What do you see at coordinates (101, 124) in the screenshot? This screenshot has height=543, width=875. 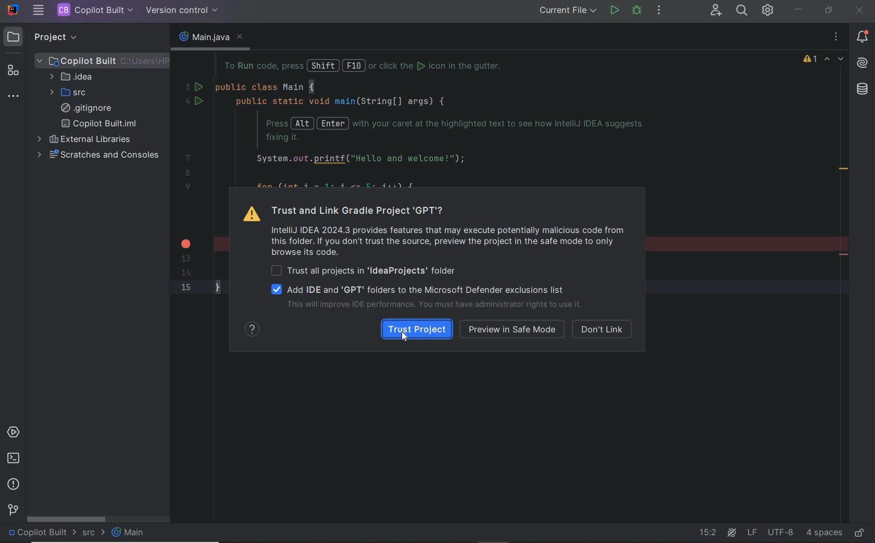 I see `copilot built.iml` at bounding box center [101, 124].